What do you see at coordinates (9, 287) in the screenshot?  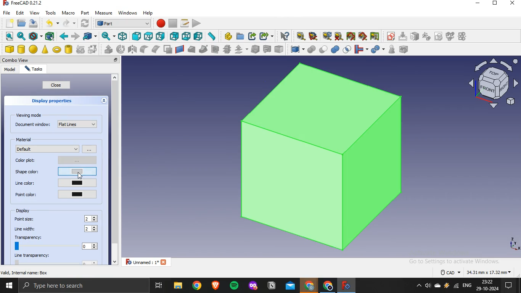 I see `start` at bounding box center [9, 287].